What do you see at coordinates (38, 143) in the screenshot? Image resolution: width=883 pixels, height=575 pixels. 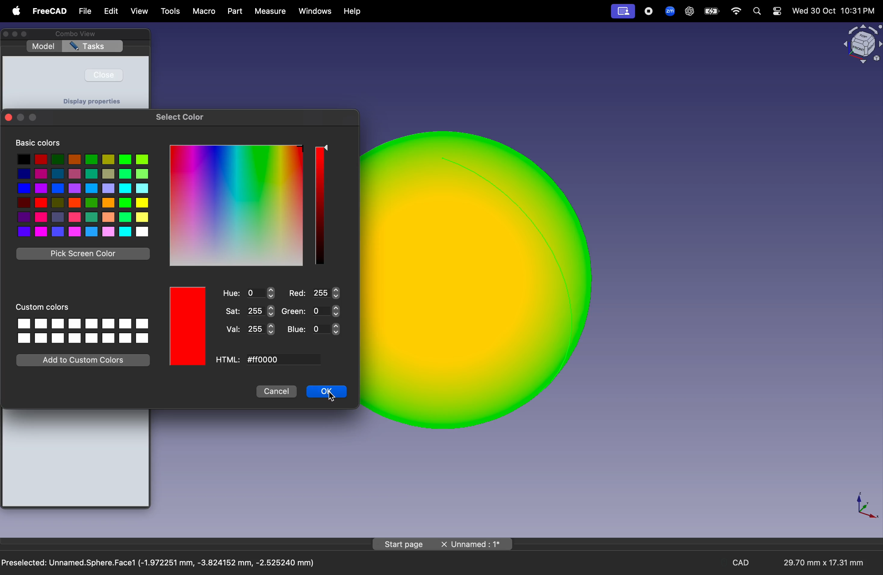 I see `basic colors` at bounding box center [38, 143].